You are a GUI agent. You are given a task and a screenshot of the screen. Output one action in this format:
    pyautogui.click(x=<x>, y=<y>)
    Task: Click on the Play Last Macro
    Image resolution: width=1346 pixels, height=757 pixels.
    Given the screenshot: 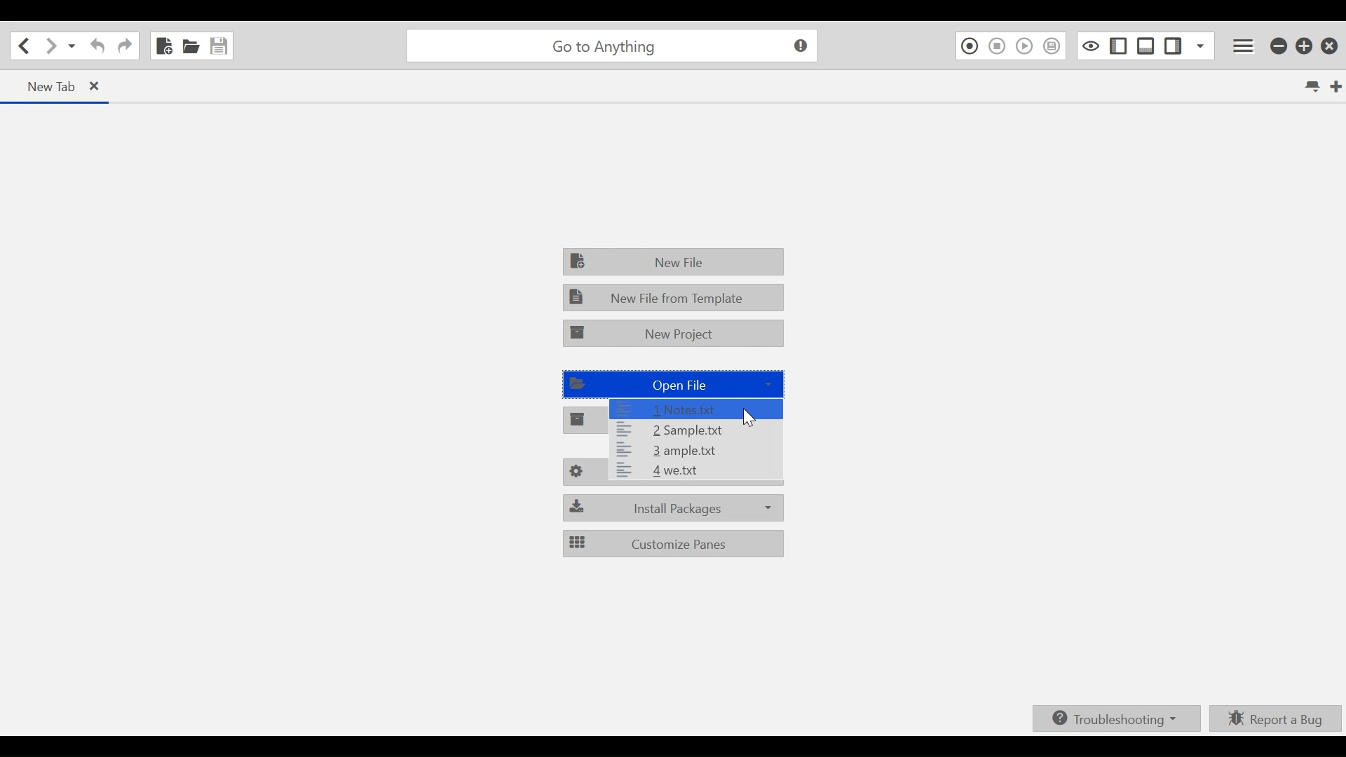 What is the action you would take?
    pyautogui.click(x=1025, y=46)
    